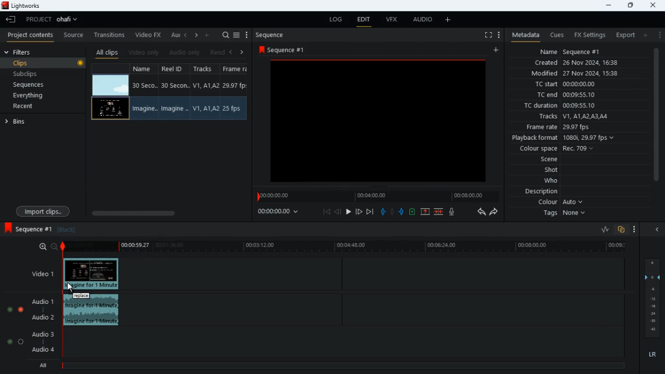 This screenshot has height=374, width=665. I want to click on tc end, so click(570, 95).